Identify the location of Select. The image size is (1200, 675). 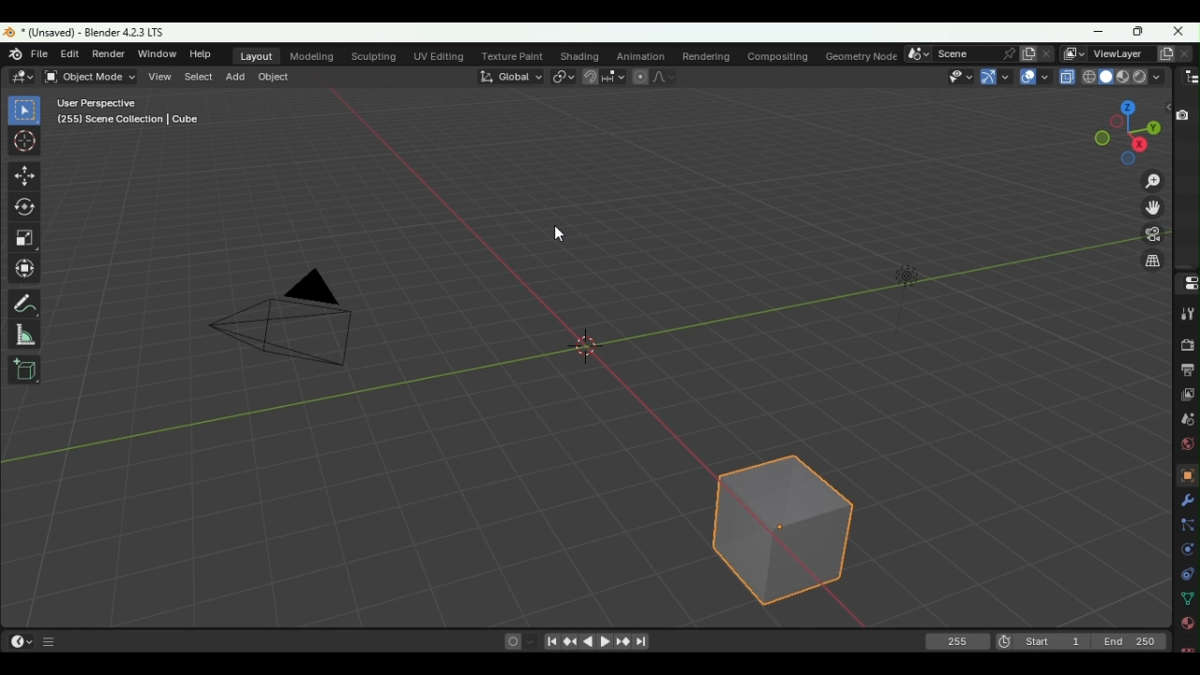
(197, 75).